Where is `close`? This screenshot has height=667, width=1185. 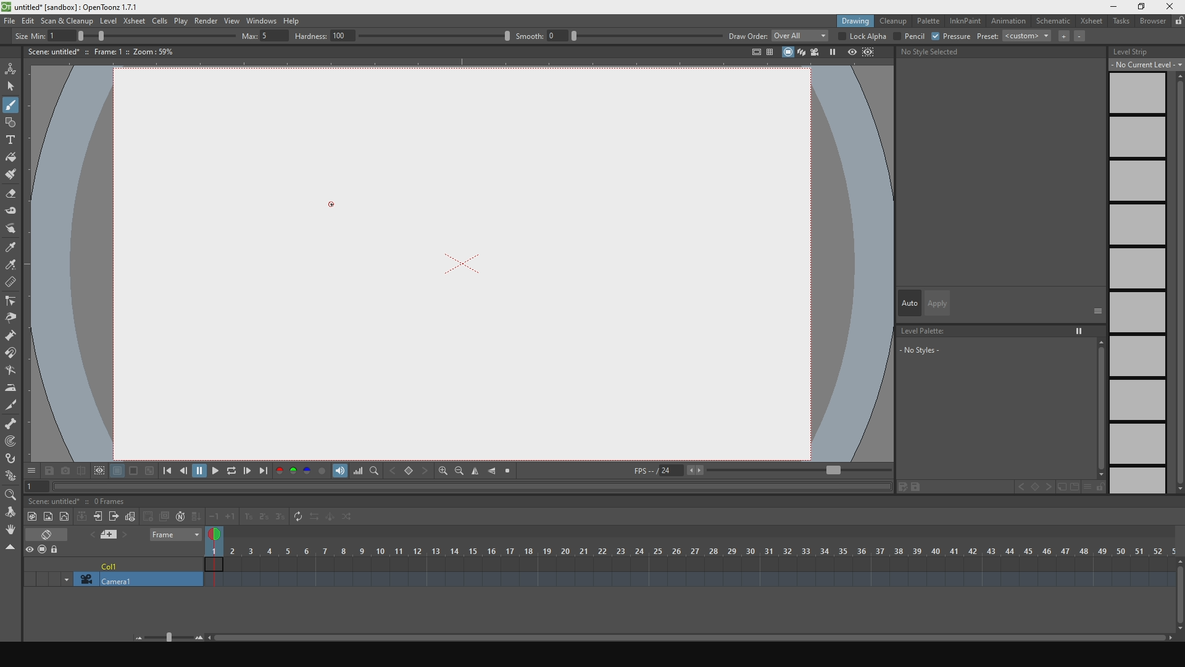
close is located at coordinates (12, 547).